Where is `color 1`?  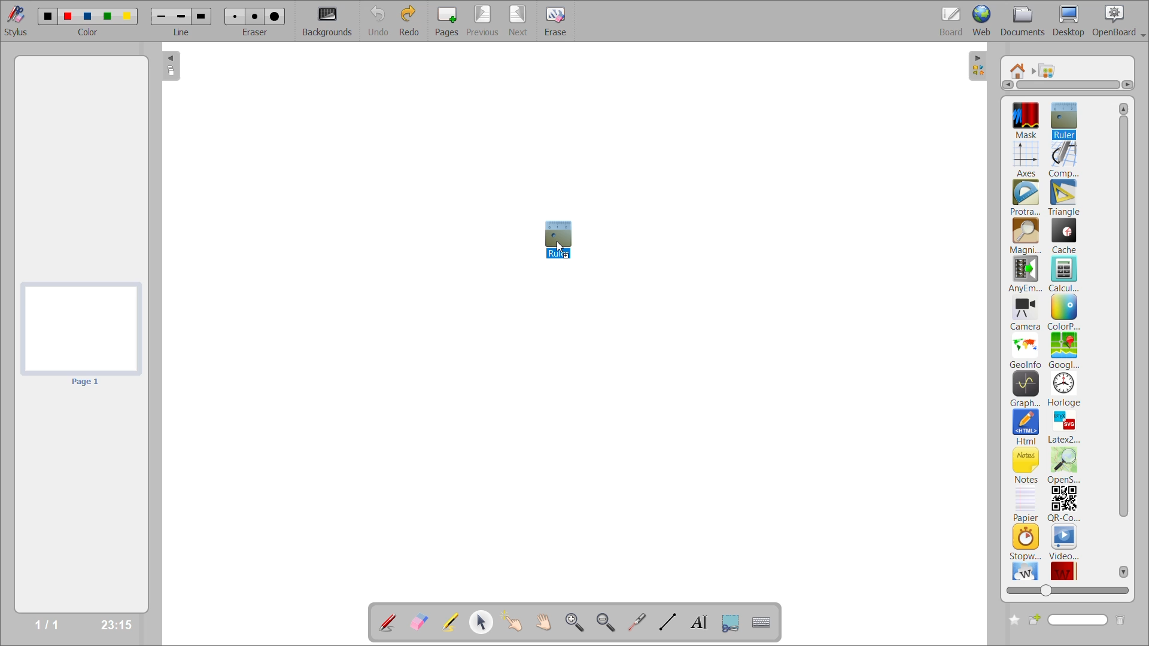
color 1 is located at coordinates (45, 16).